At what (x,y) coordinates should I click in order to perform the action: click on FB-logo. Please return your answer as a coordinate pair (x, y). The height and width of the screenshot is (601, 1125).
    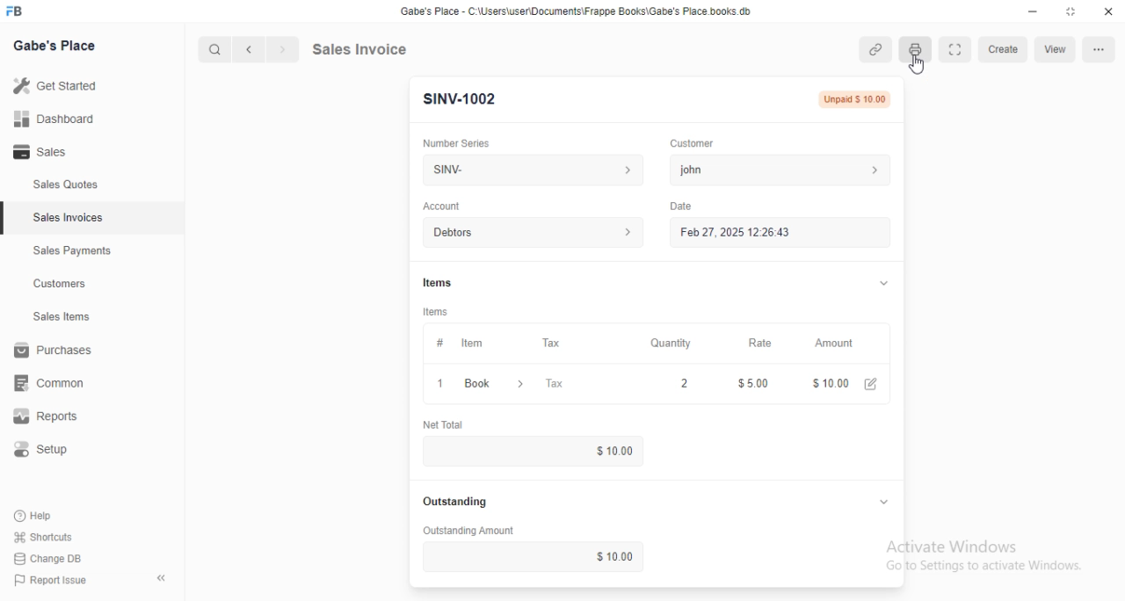
    Looking at the image, I should click on (13, 11).